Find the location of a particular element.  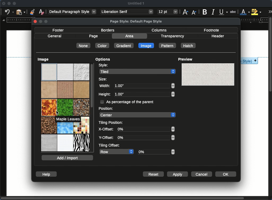

hatch is located at coordinates (188, 45).